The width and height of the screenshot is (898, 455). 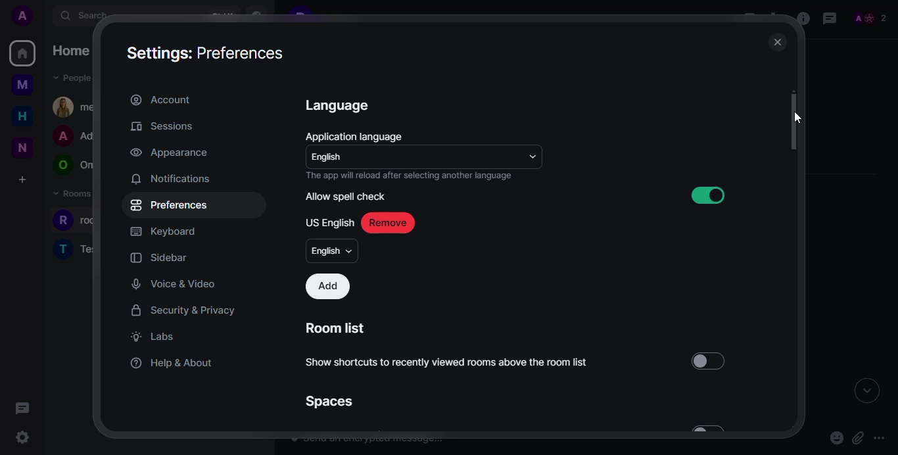 What do you see at coordinates (705, 195) in the screenshot?
I see `Toggle button` at bounding box center [705, 195].